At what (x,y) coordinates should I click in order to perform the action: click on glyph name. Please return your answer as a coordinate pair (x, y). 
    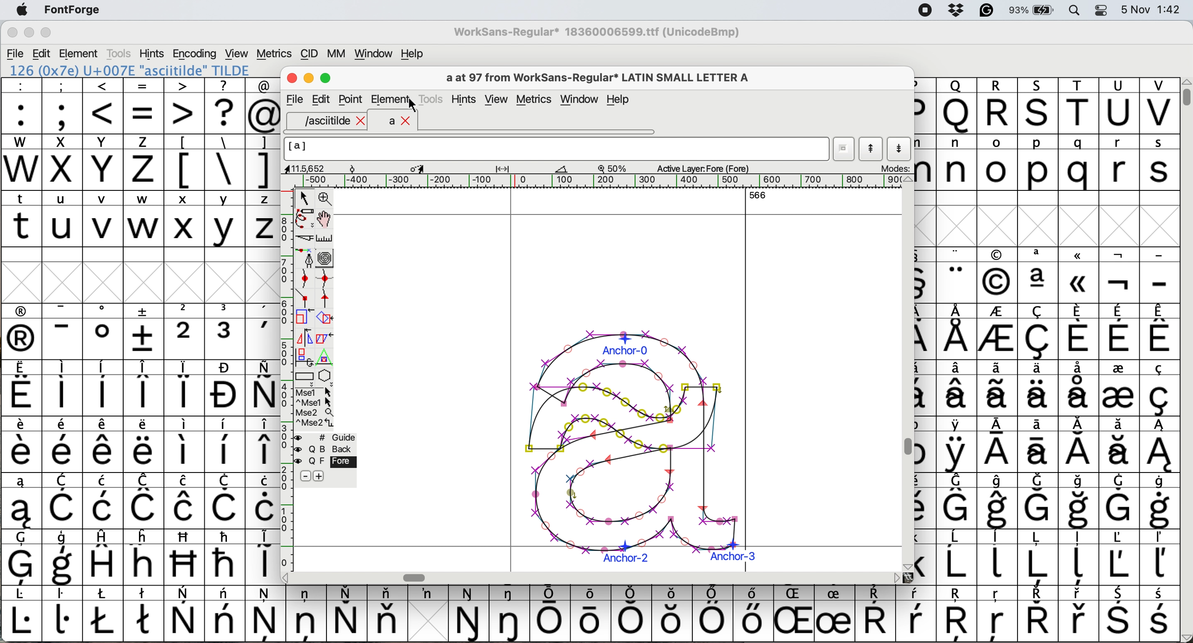
    Looking at the image, I should click on (555, 149).